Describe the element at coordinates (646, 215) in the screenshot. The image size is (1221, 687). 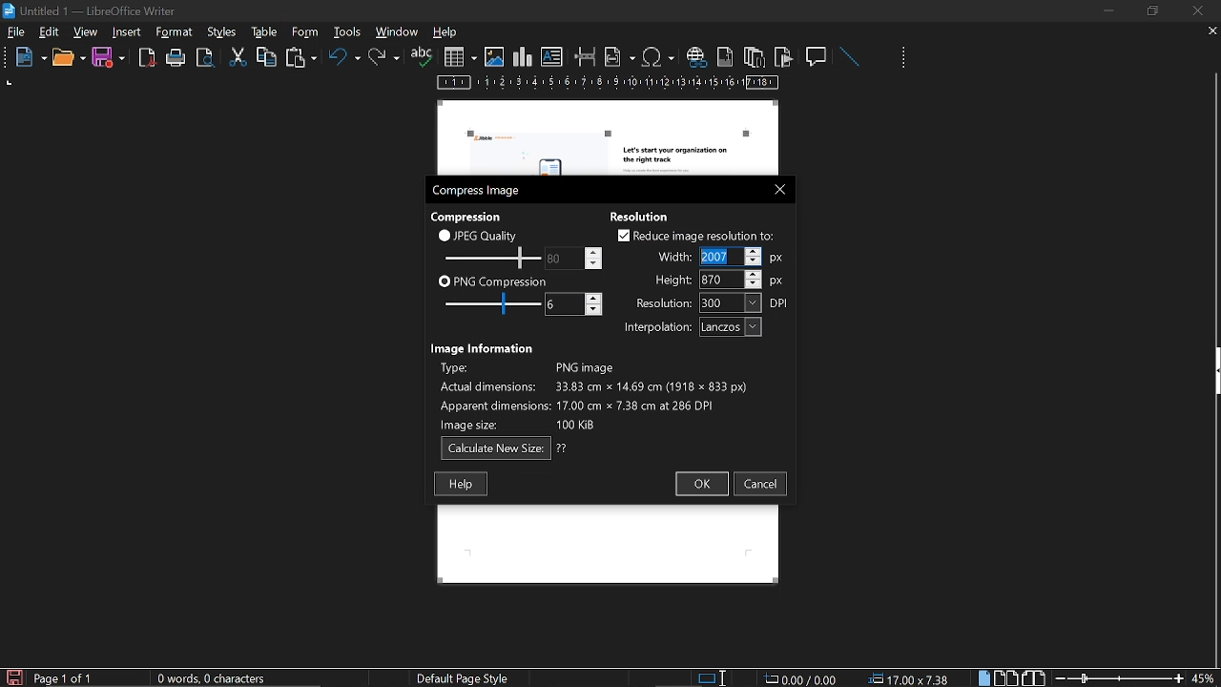
I see `Resolution` at that location.